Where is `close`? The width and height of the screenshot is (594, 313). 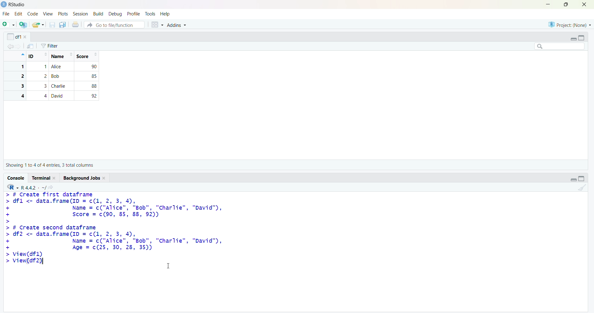
close is located at coordinates (584, 4).